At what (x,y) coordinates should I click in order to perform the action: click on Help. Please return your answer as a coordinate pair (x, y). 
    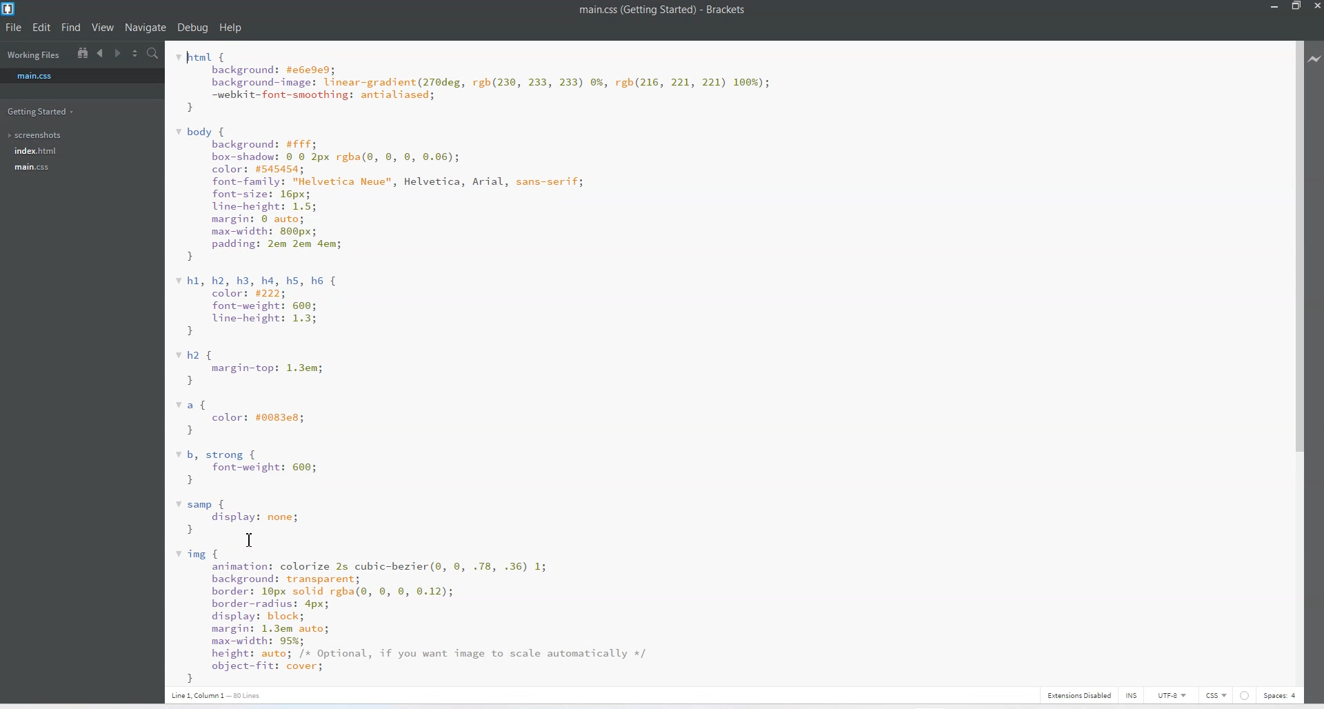
    Looking at the image, I should click on (230, 28).